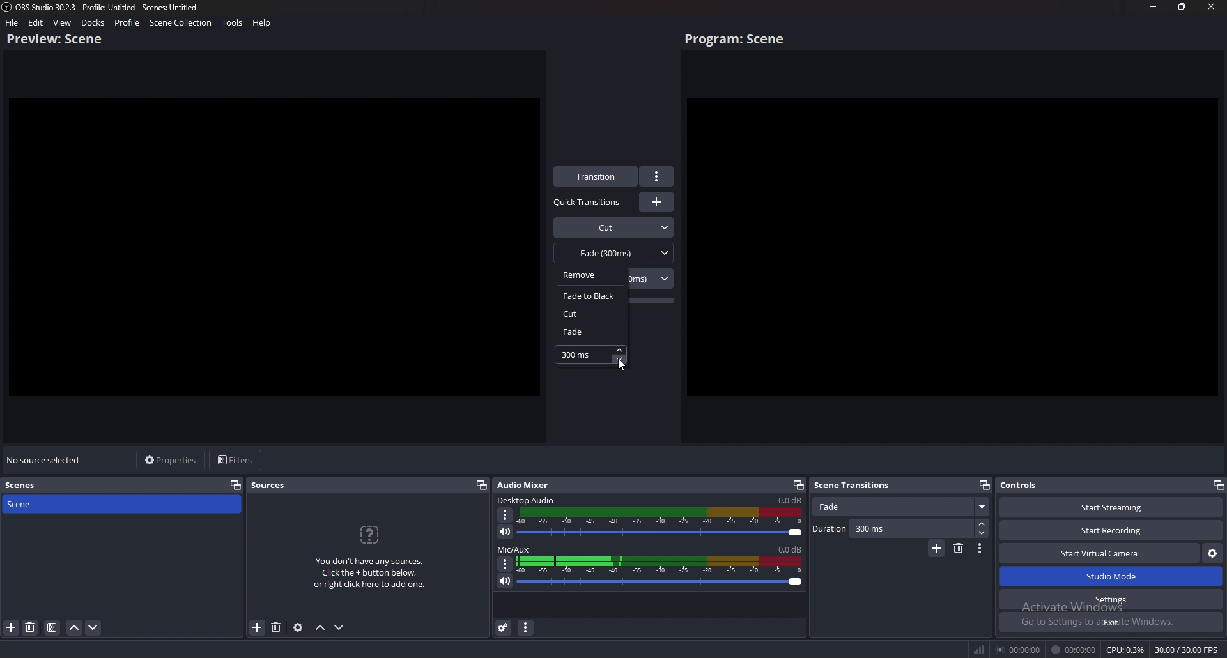 This screenshot has height=658, width=1227. What do you see at coordinates (56, 504) in the screenshot?
I see `scene` at bounding box center [56, 504].